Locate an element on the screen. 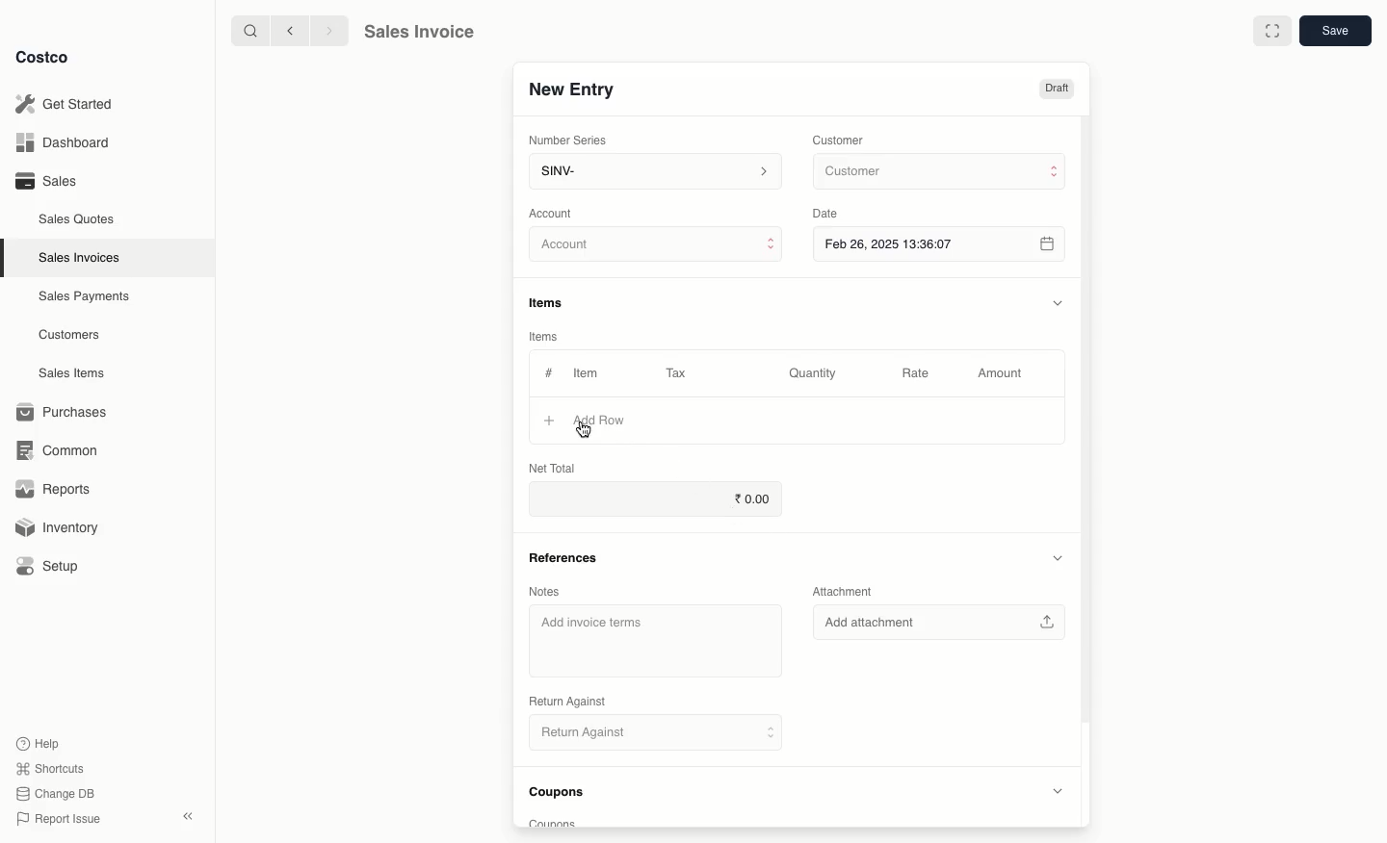 The image size is (1387, 843). Add is located at coordinates (547, 419).